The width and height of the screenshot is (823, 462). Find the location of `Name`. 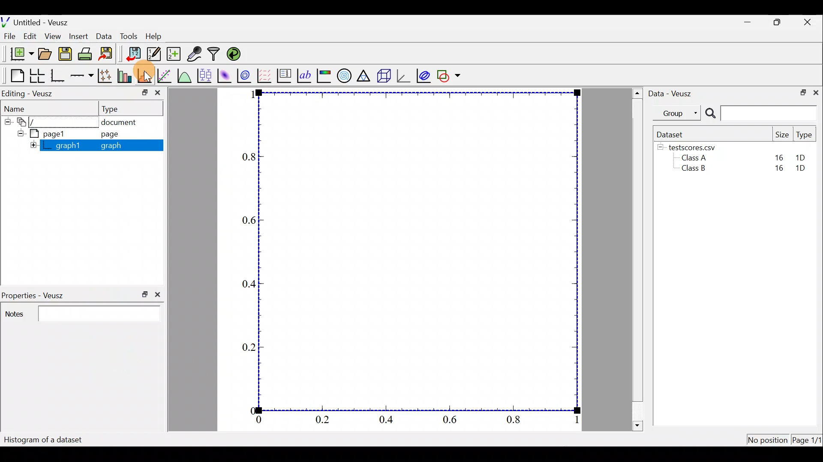

Name is located at coordinates (26, 109).